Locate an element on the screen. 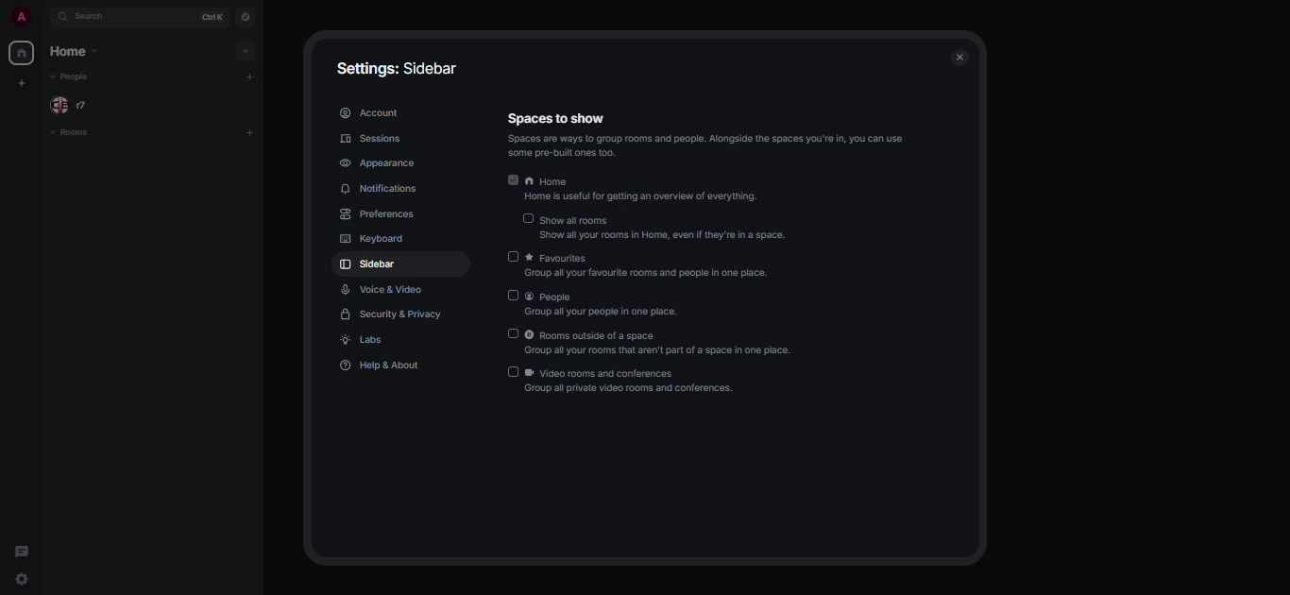 The height and width of the screenshot is (595, 1290). sidebar is located at coordinates (371, 263).